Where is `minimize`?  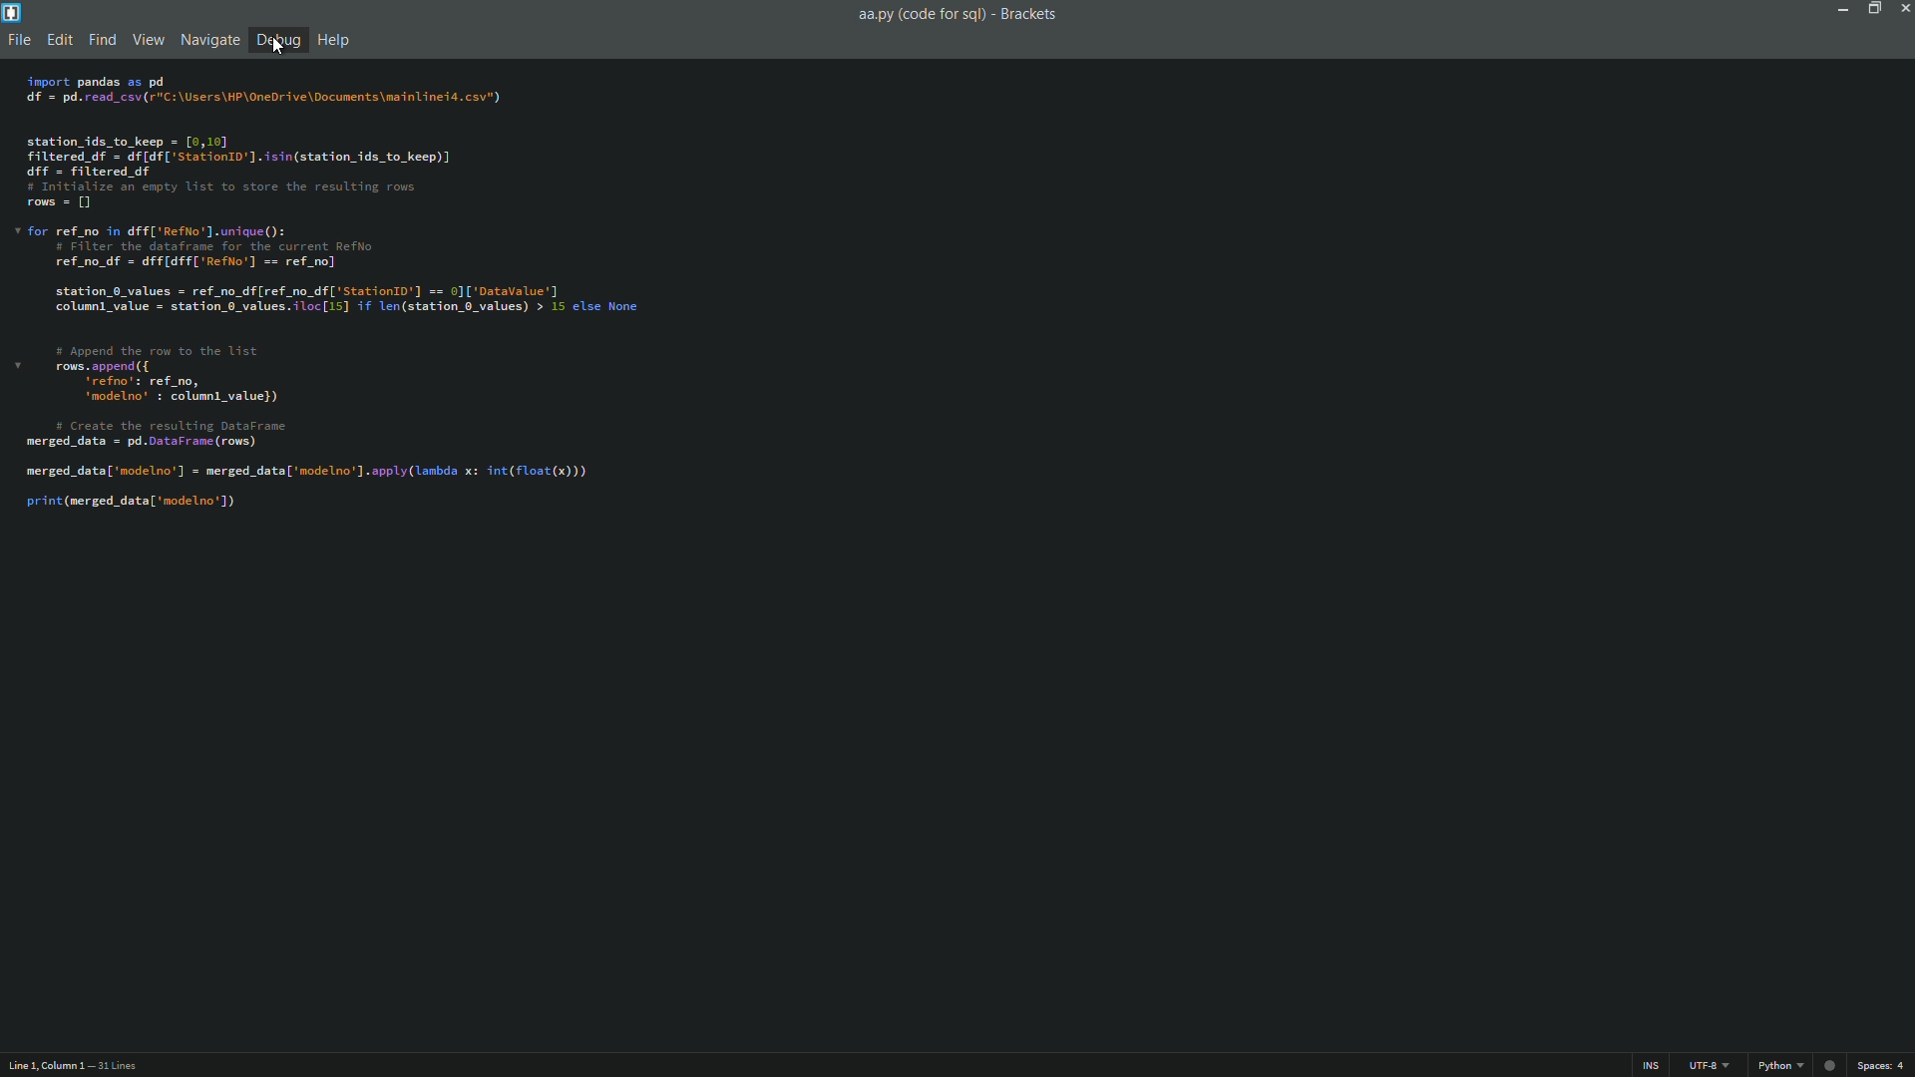 minimize is located at coordinates (1840, 9).